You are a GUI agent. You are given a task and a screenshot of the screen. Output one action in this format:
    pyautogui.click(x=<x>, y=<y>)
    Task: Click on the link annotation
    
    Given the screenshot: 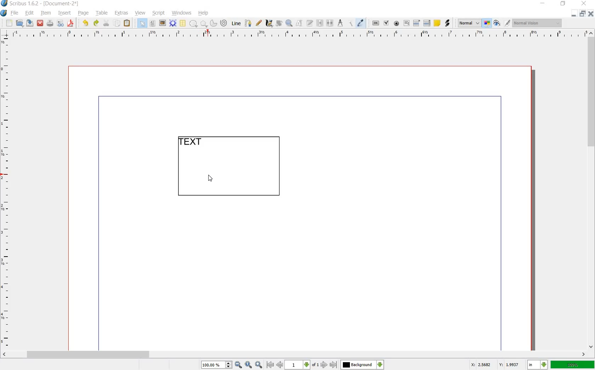 What is the action you would take?
    pyautogui.click(x=447, y=23)
    